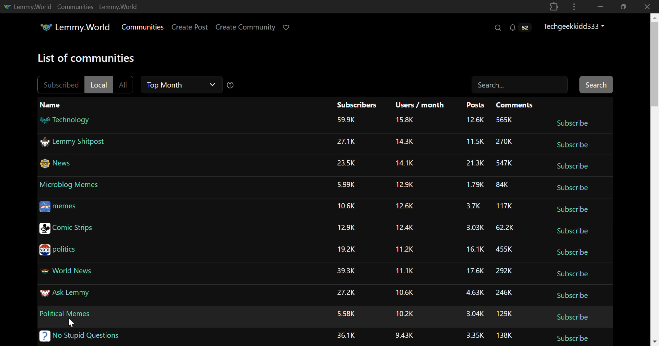  Describe the element at coordinates (347, 272) in the screenshot. I see `Amount` at that location.